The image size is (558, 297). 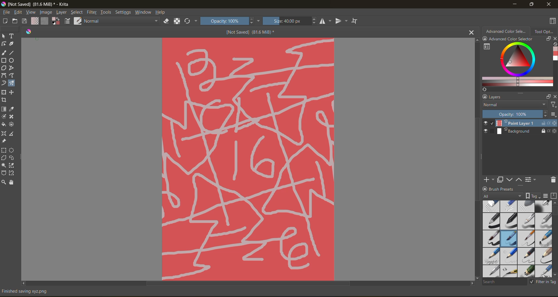 I want to click on add, so click(x=488, y=179).